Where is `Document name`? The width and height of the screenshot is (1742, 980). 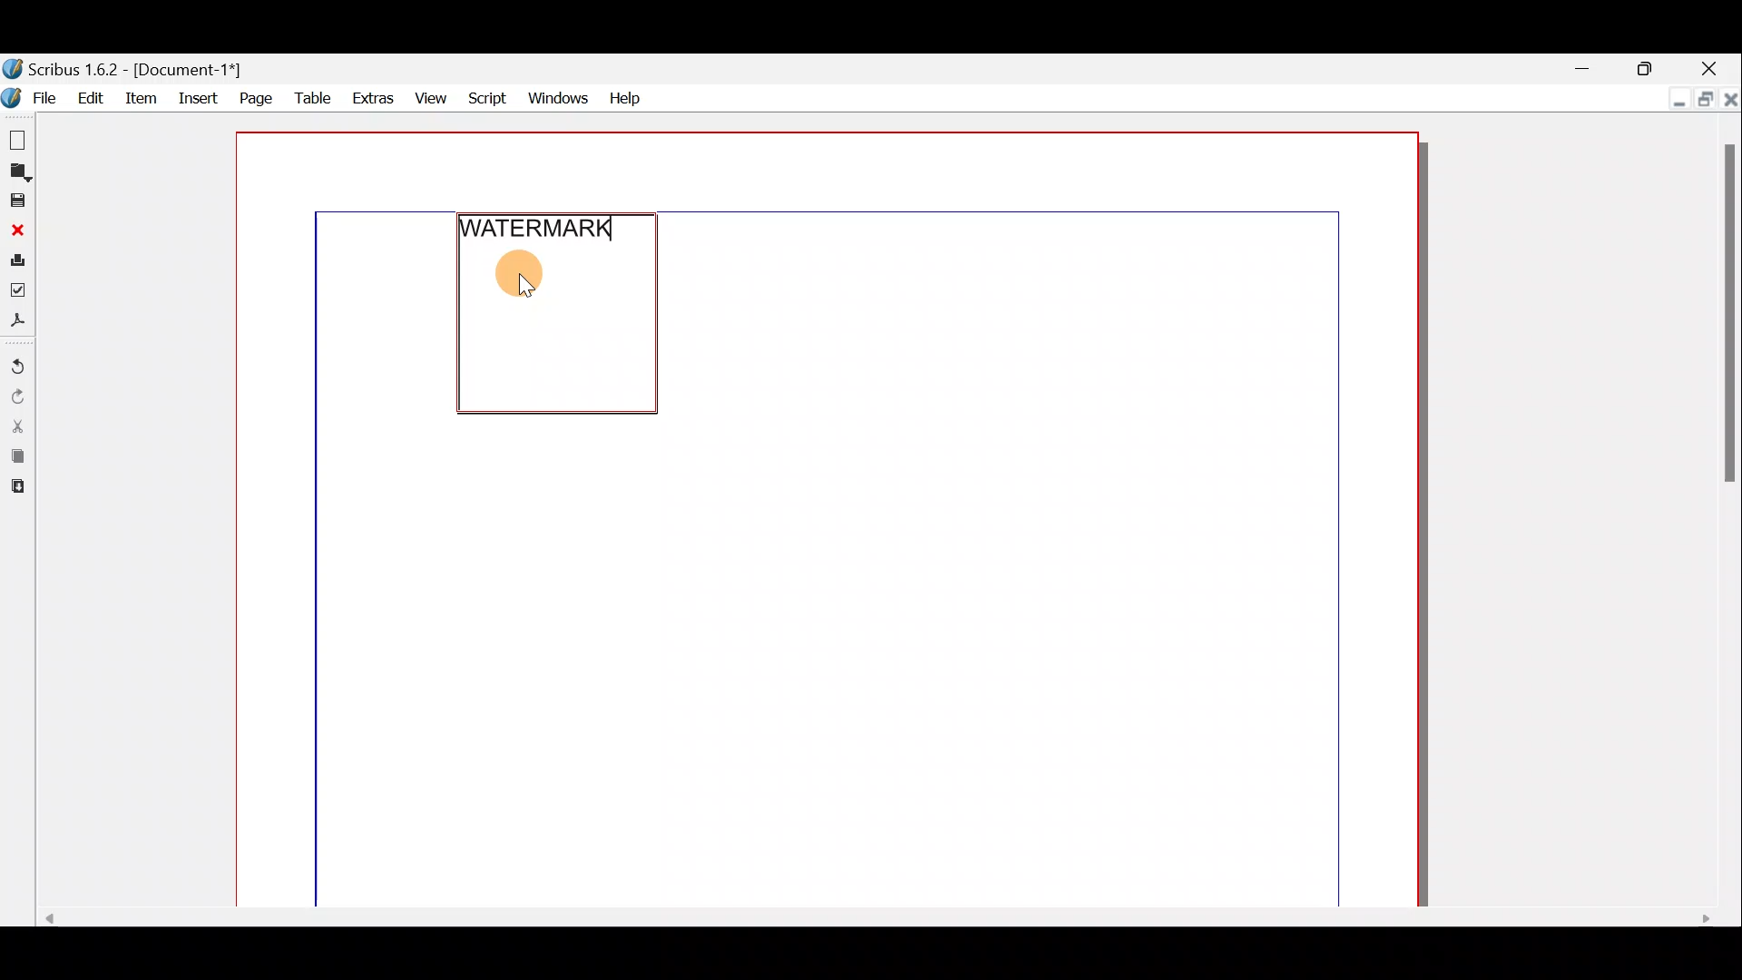 Document name is located at coordinates (125, 70).